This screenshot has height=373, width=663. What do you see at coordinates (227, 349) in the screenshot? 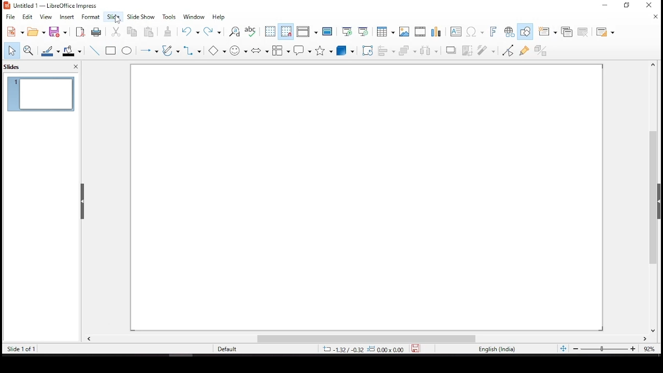
I see `default` at bounding box center [227, 349].